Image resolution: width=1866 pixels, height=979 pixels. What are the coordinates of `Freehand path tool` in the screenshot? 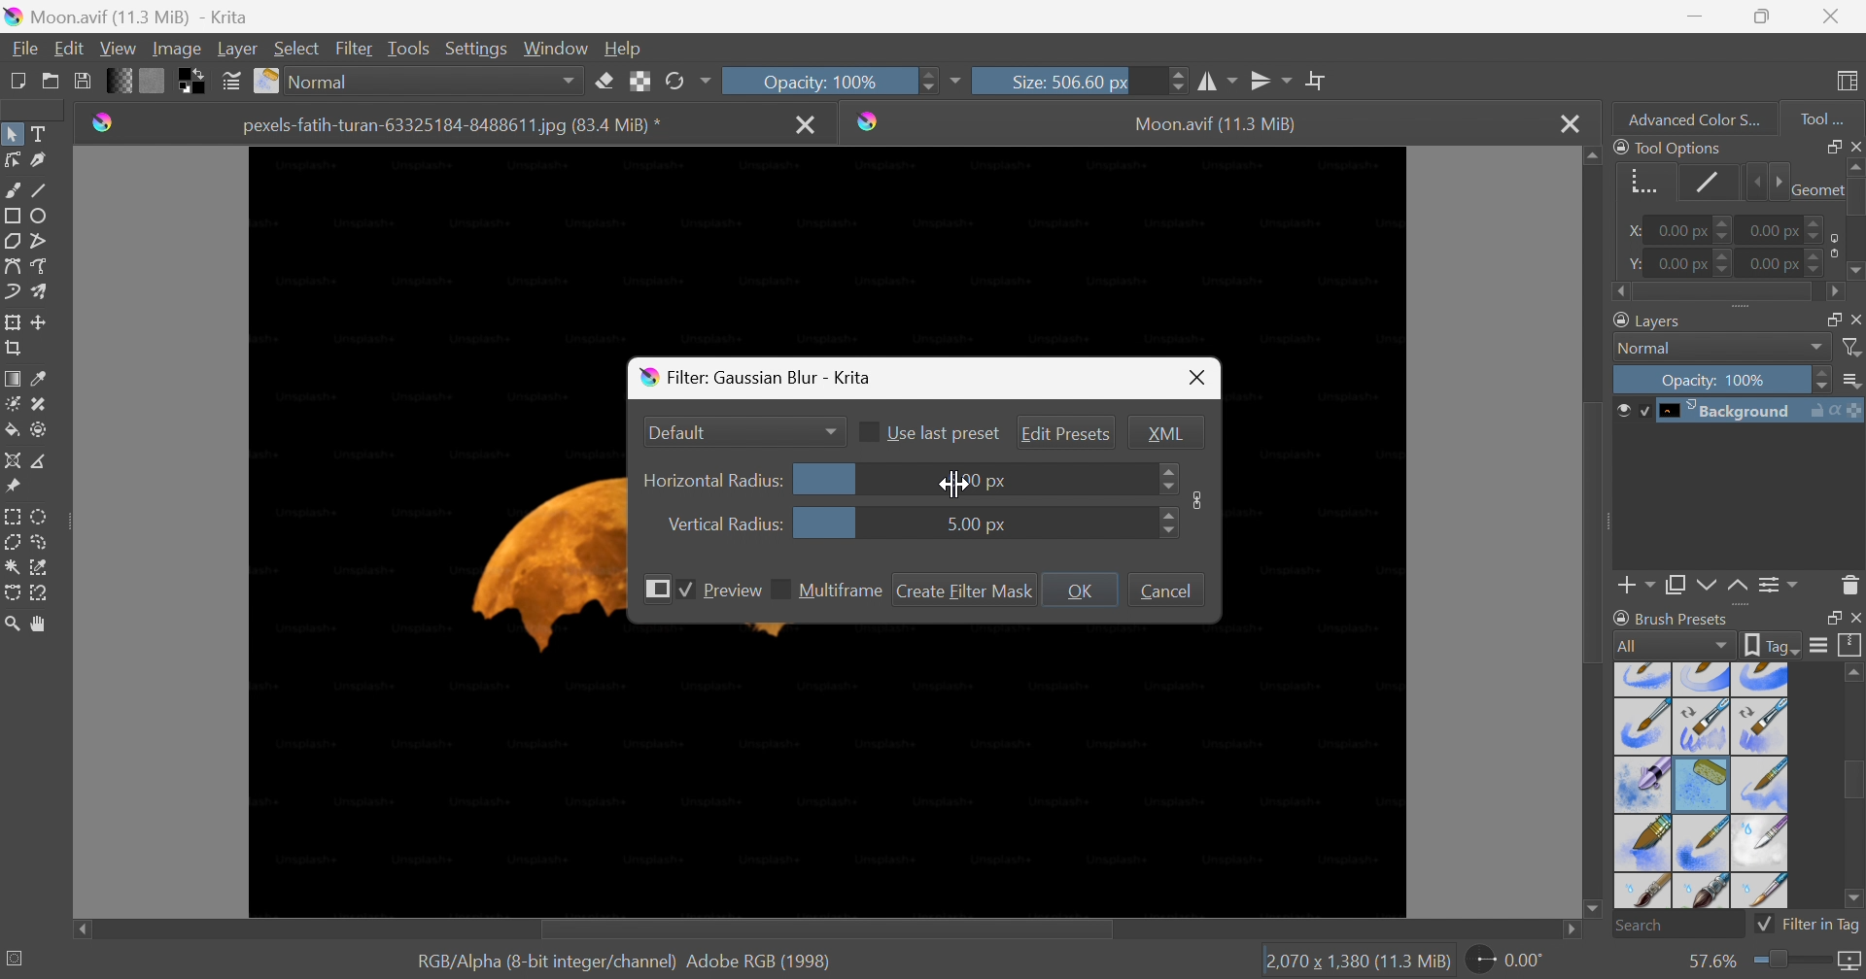 It's located at (40, 266).